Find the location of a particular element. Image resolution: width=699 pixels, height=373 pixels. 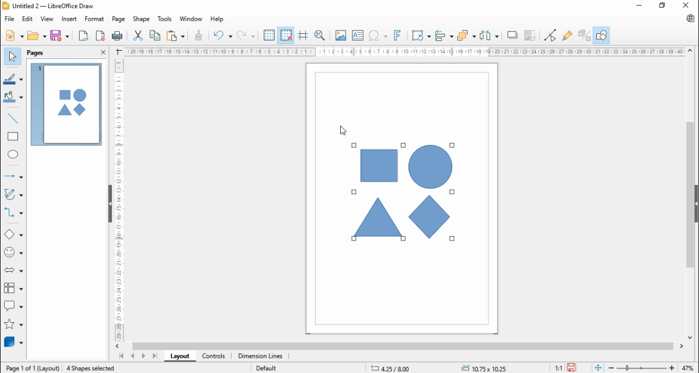

crop is located at coordinates (530, 36).